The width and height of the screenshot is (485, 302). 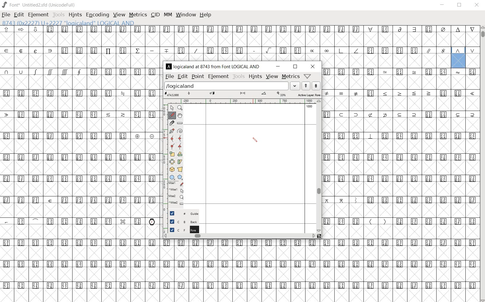 What do you see at coordinates (255, 77) in the screenshot?
I see `hints` at bounding box center [255, 77].